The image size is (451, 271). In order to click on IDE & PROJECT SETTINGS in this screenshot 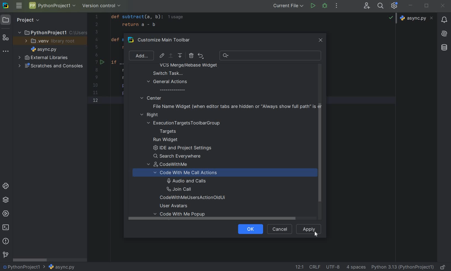, I will do `click(396, 6)`.